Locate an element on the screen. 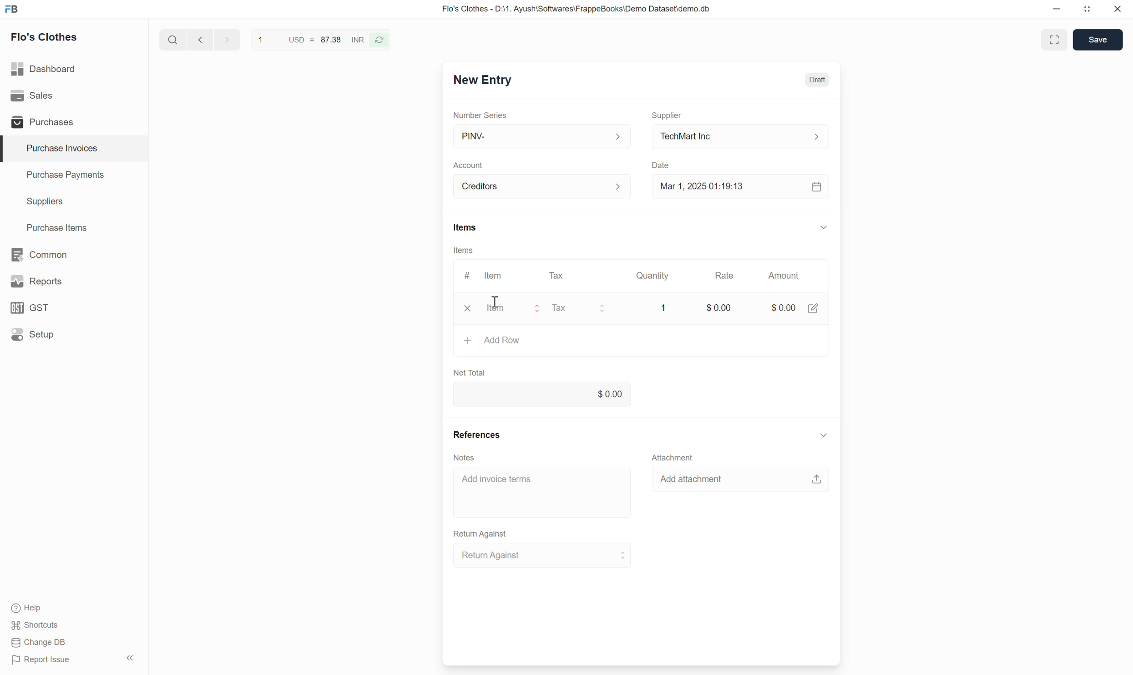 The height and width of the screenshot is (675, 1133). x is located at coordinates (468, 309).